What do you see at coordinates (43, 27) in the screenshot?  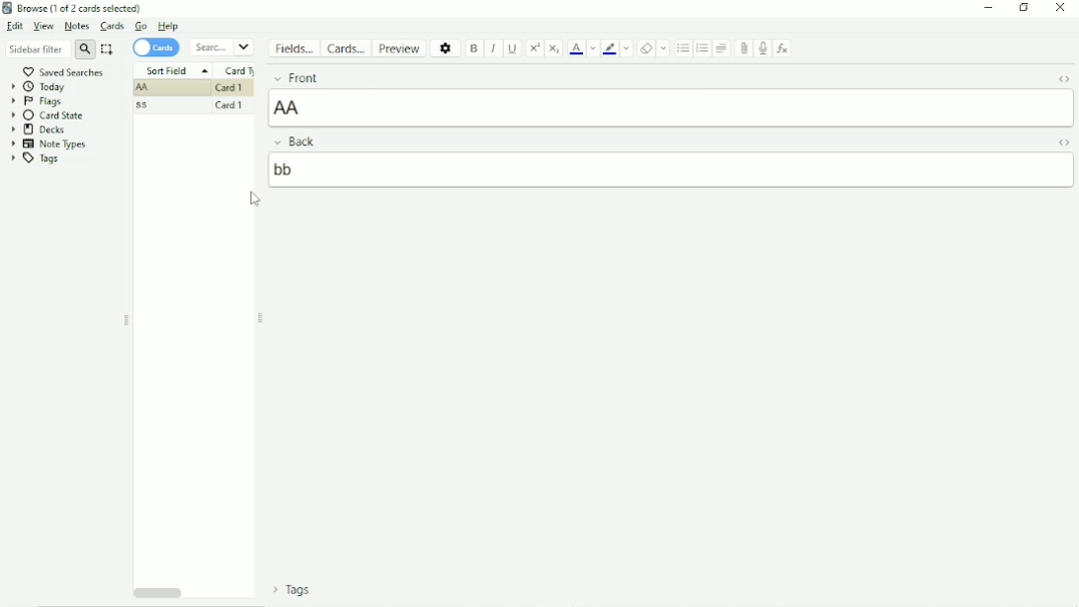 I see `View` at bounding box center [43, 27].